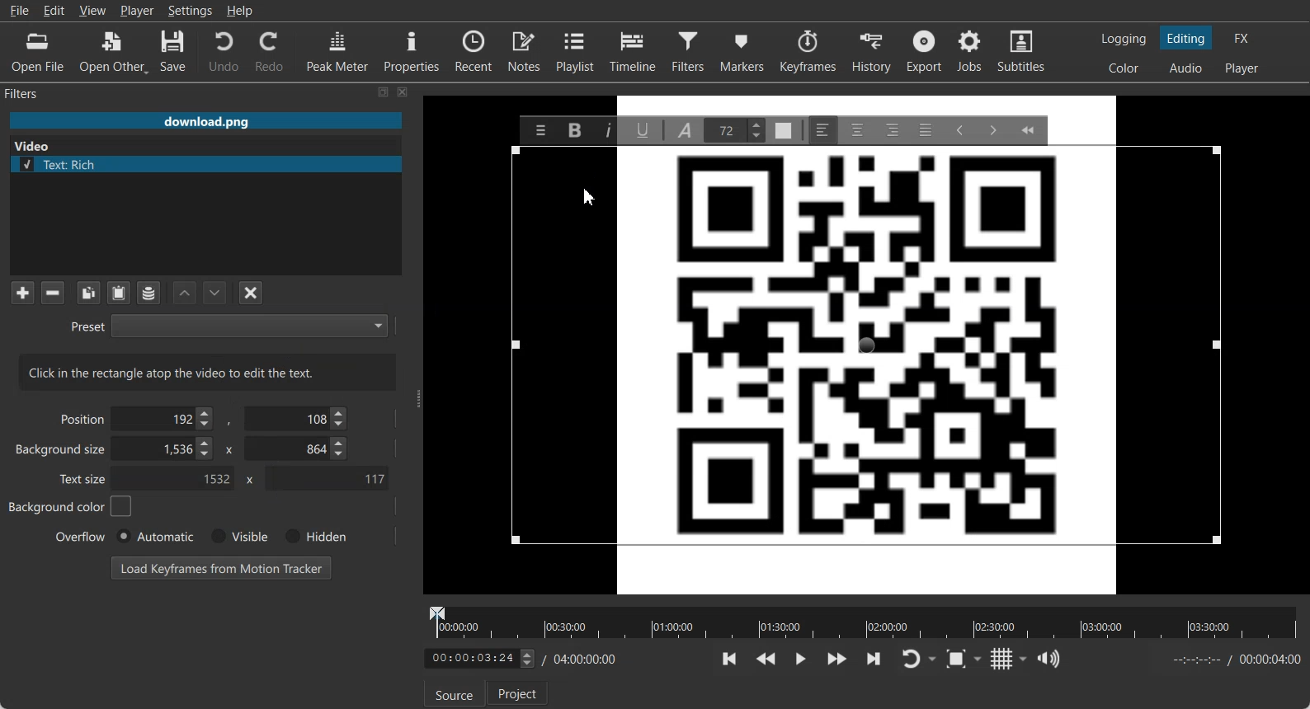 This screenshot has width=1310, height=709. I want to click on Notes, so click(525, 50).